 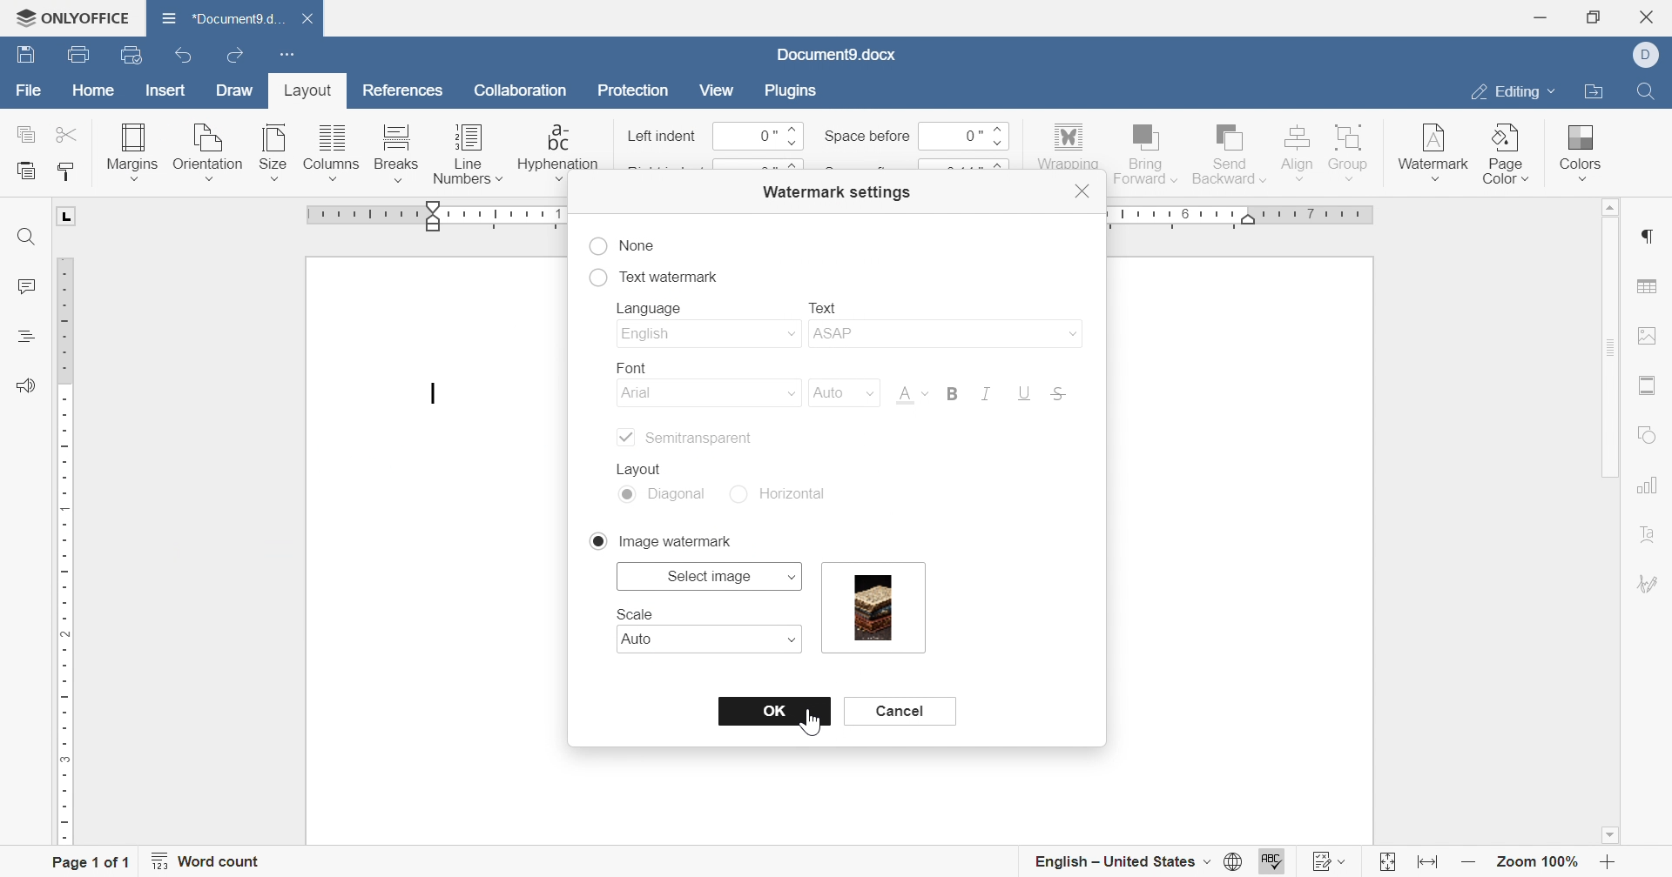 What do you see at coordinates (633, 94) in the screenshot?
I see `protection` at bounding box center [633, 94].